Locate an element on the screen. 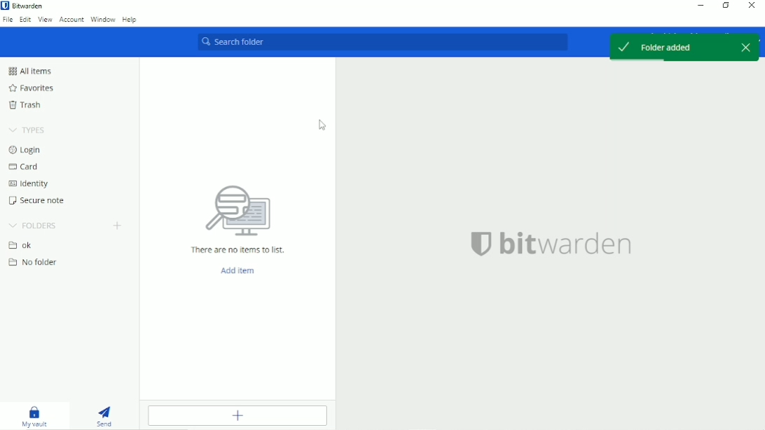 Image resolution: width=765 pixels, height=430 pixels. Restore down is located at coordinates (726, 6).